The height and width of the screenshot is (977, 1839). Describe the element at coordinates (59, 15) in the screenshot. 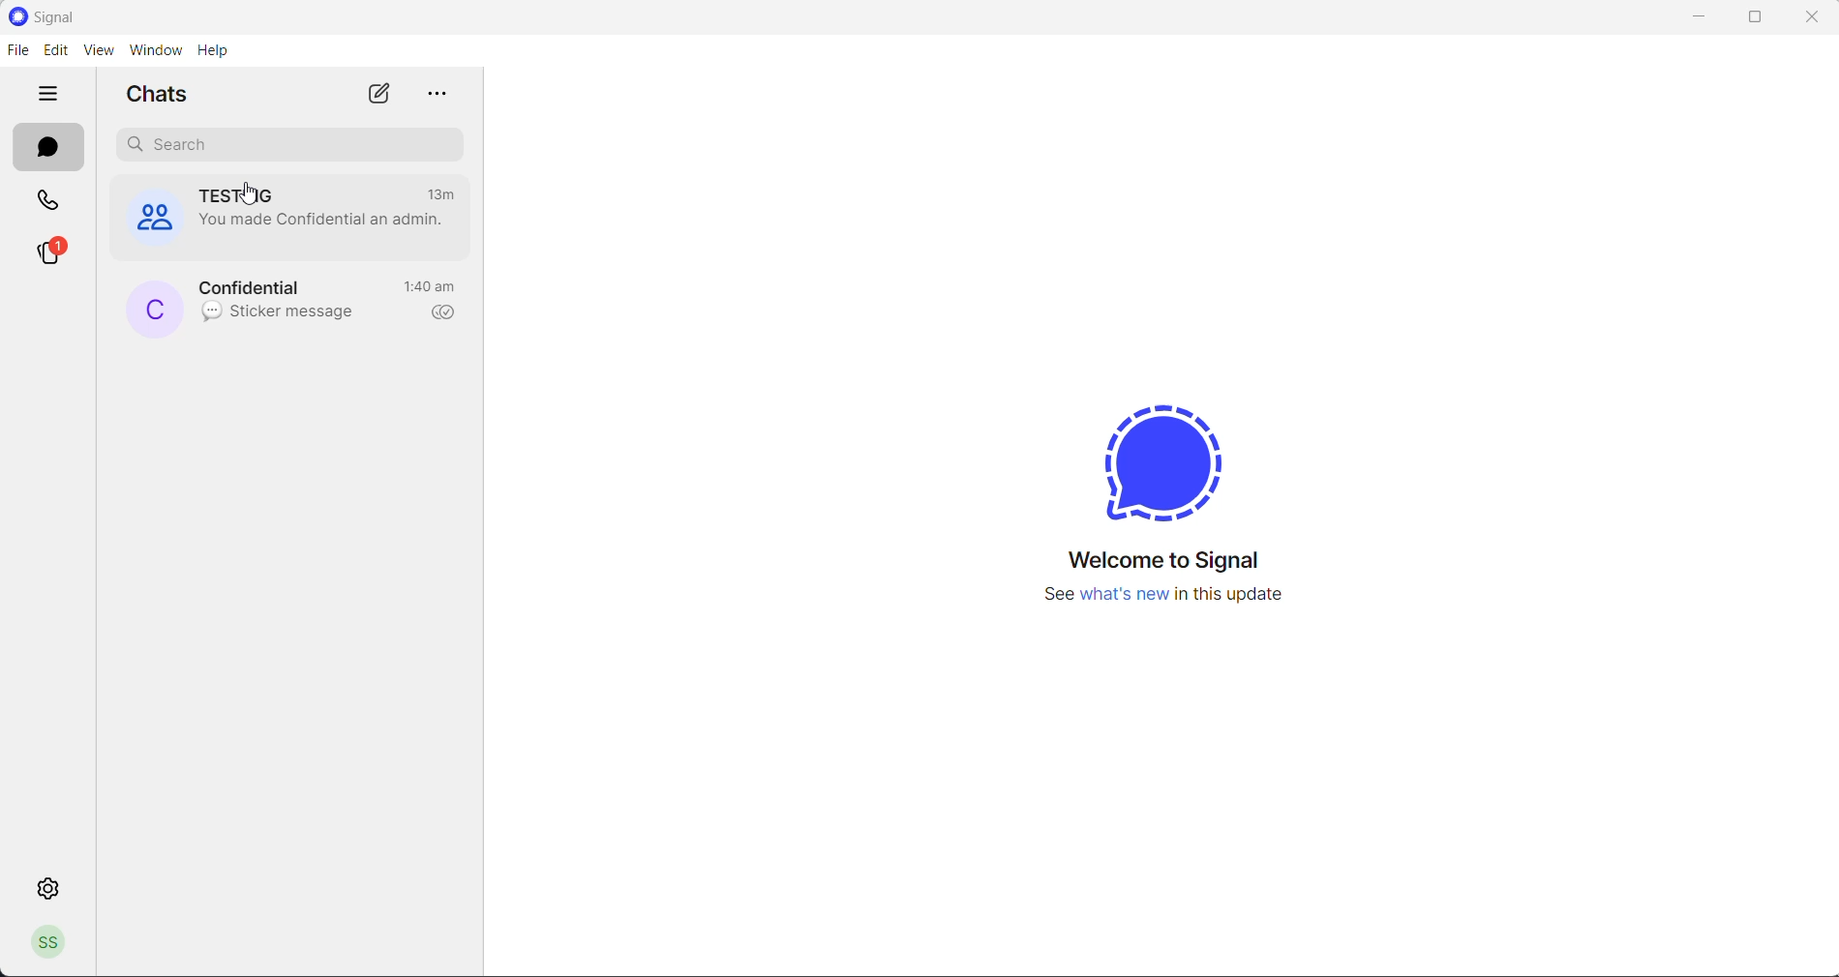

I see `application logo and name` at that location.